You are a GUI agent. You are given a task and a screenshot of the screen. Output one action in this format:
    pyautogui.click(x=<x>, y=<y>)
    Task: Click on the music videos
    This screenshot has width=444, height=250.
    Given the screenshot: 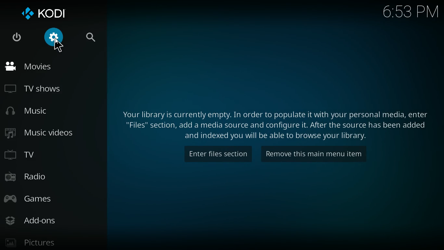 What is the action you would take?
    pyautogui.click(x=44, y=134)
    